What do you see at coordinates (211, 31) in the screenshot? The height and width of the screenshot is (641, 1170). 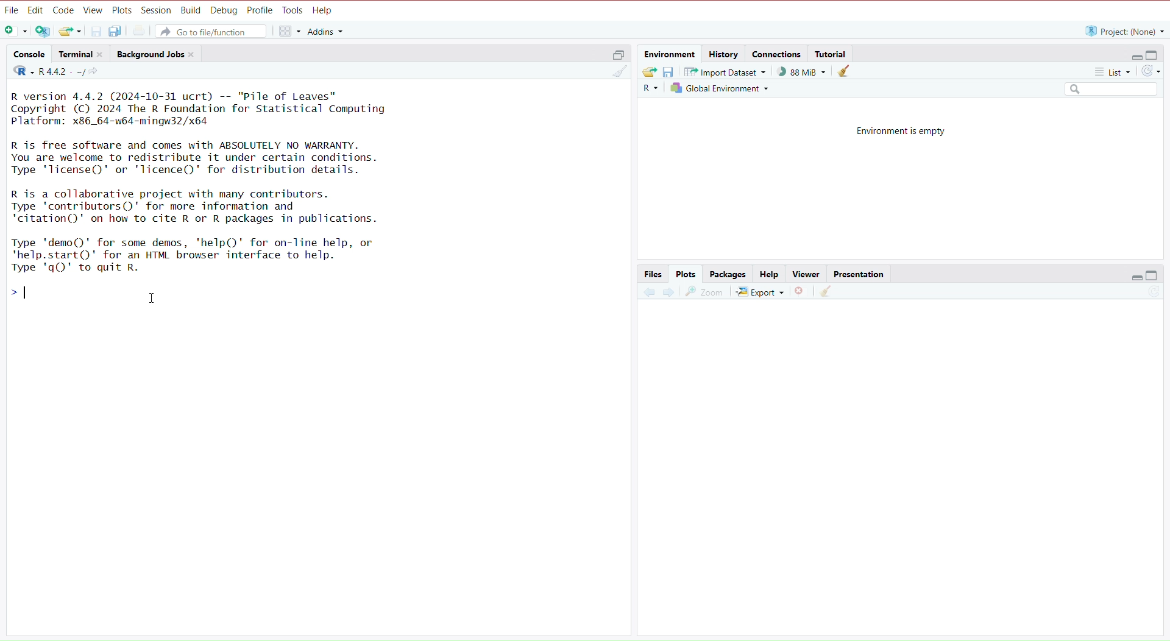 I see `Go to file/function` at bounding box center [211, 31].